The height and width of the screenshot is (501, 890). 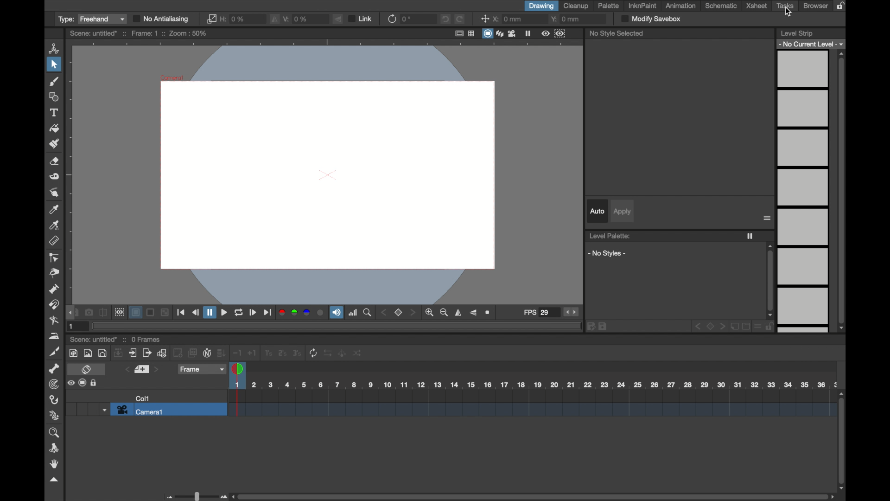 What do you see at coordinates (127, 369) in the screenshot?
I see `previous set` at bounding box center [127, 369].